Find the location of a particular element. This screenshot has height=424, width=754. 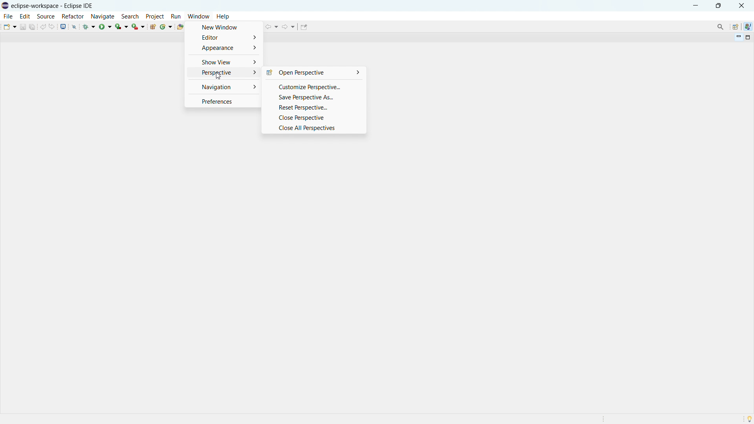

maximize view is located at coordinates (747, 38).